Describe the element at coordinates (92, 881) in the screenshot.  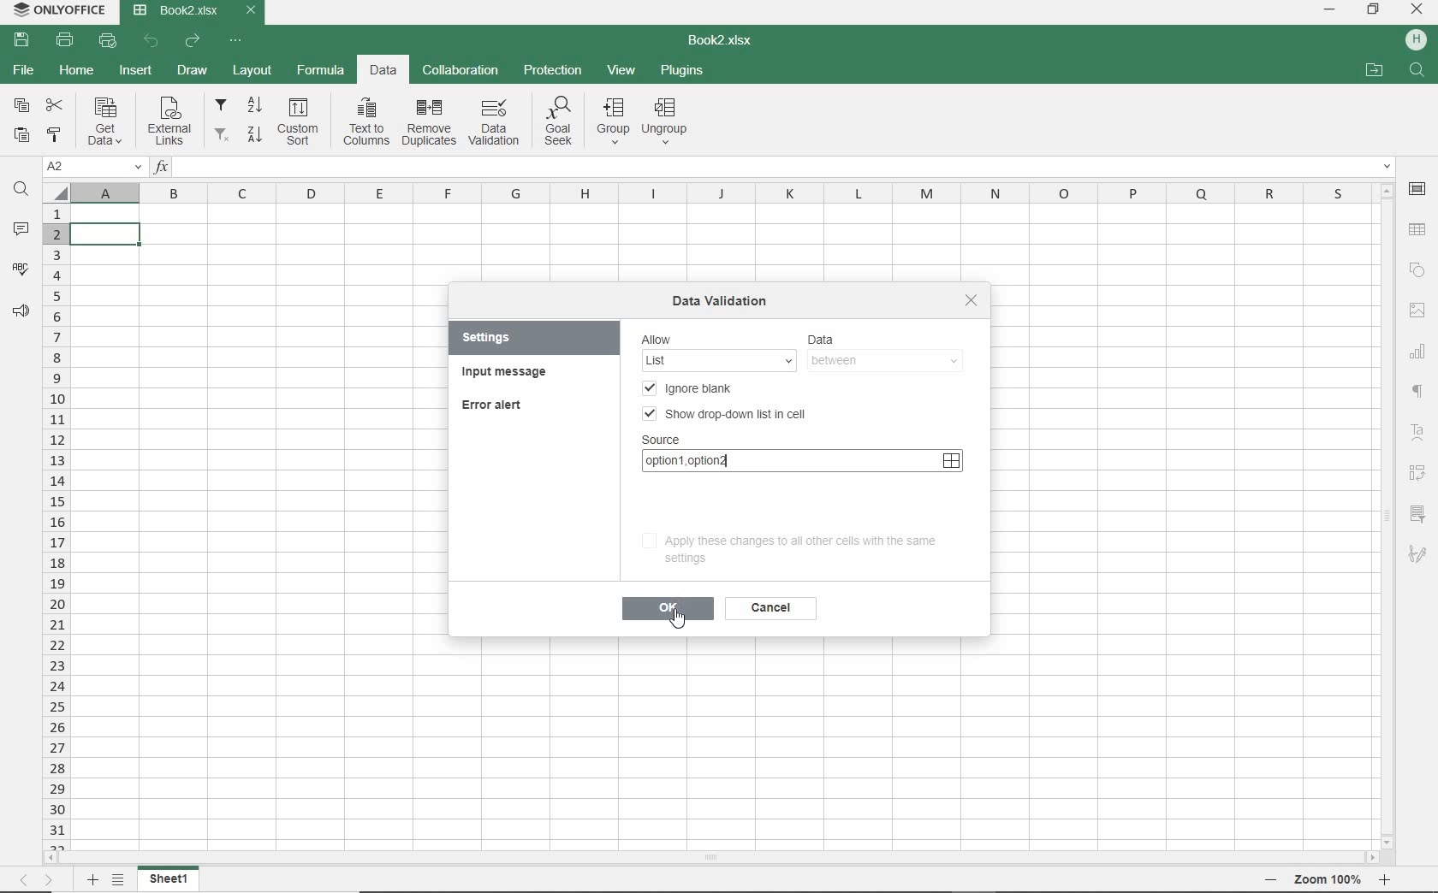
I see `ADD SHEET` at that location.